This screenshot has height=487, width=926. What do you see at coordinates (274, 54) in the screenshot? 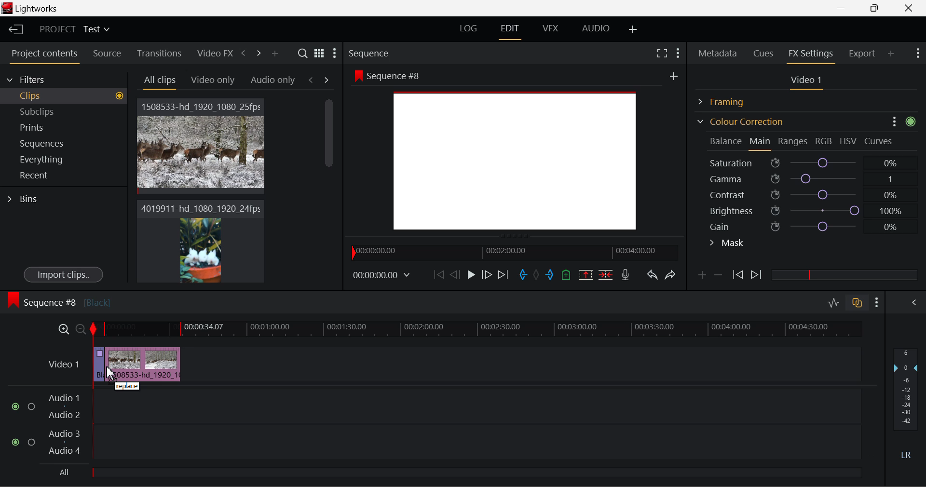
I see `Add Panel` at bounding box center [274, 54].